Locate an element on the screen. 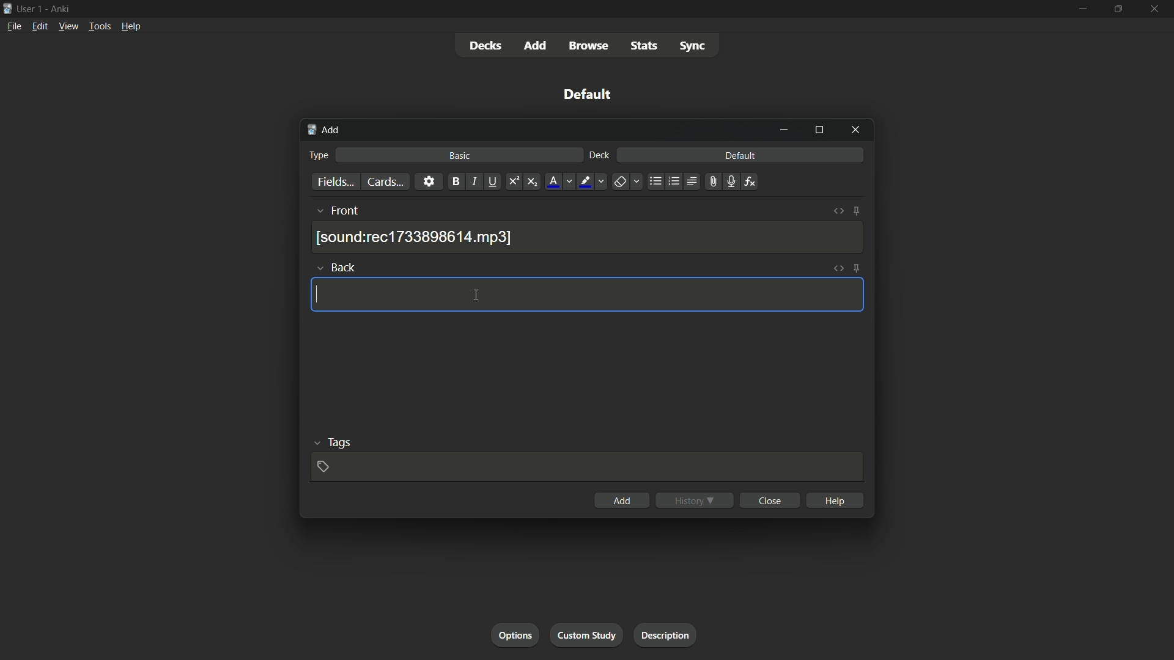 The width and height of the screenshot is (1174, 660). fields is located at coordinates (334, 182).